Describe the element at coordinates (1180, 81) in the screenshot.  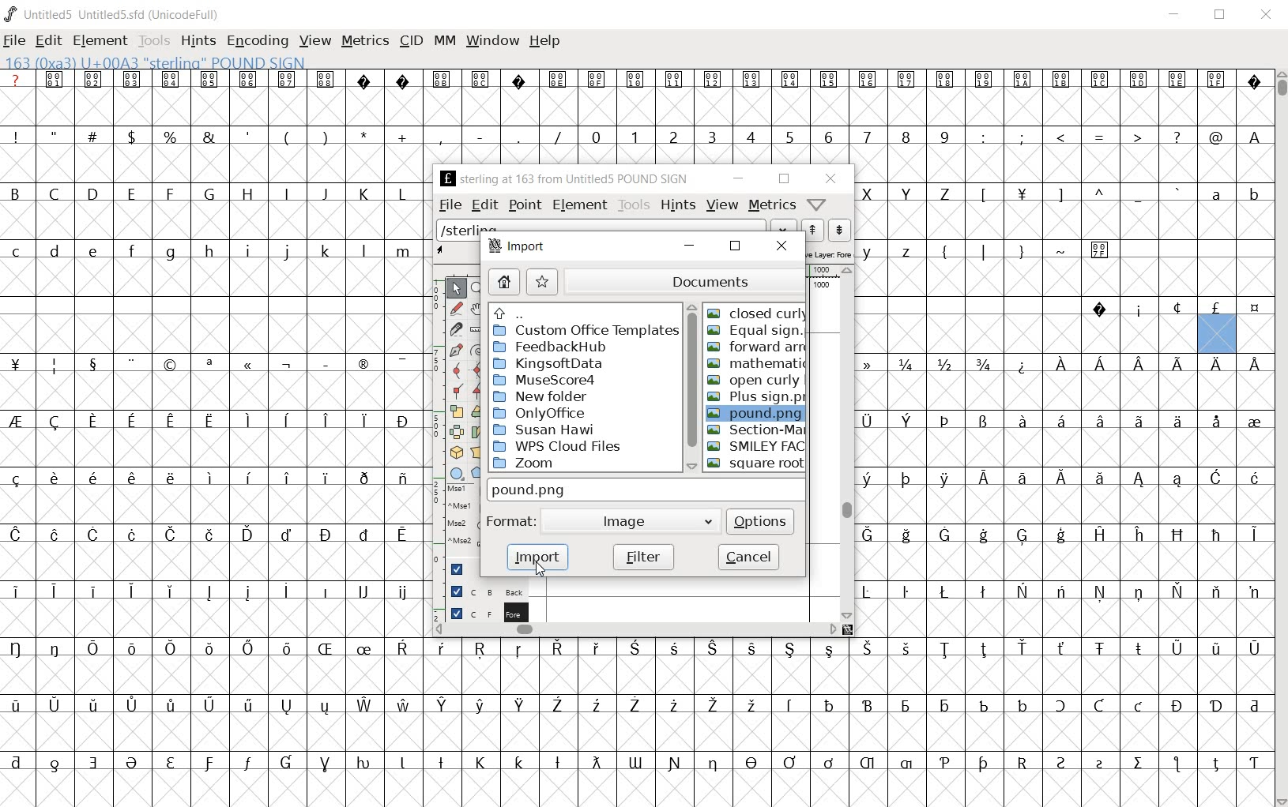
I see `Symbol` at that location.